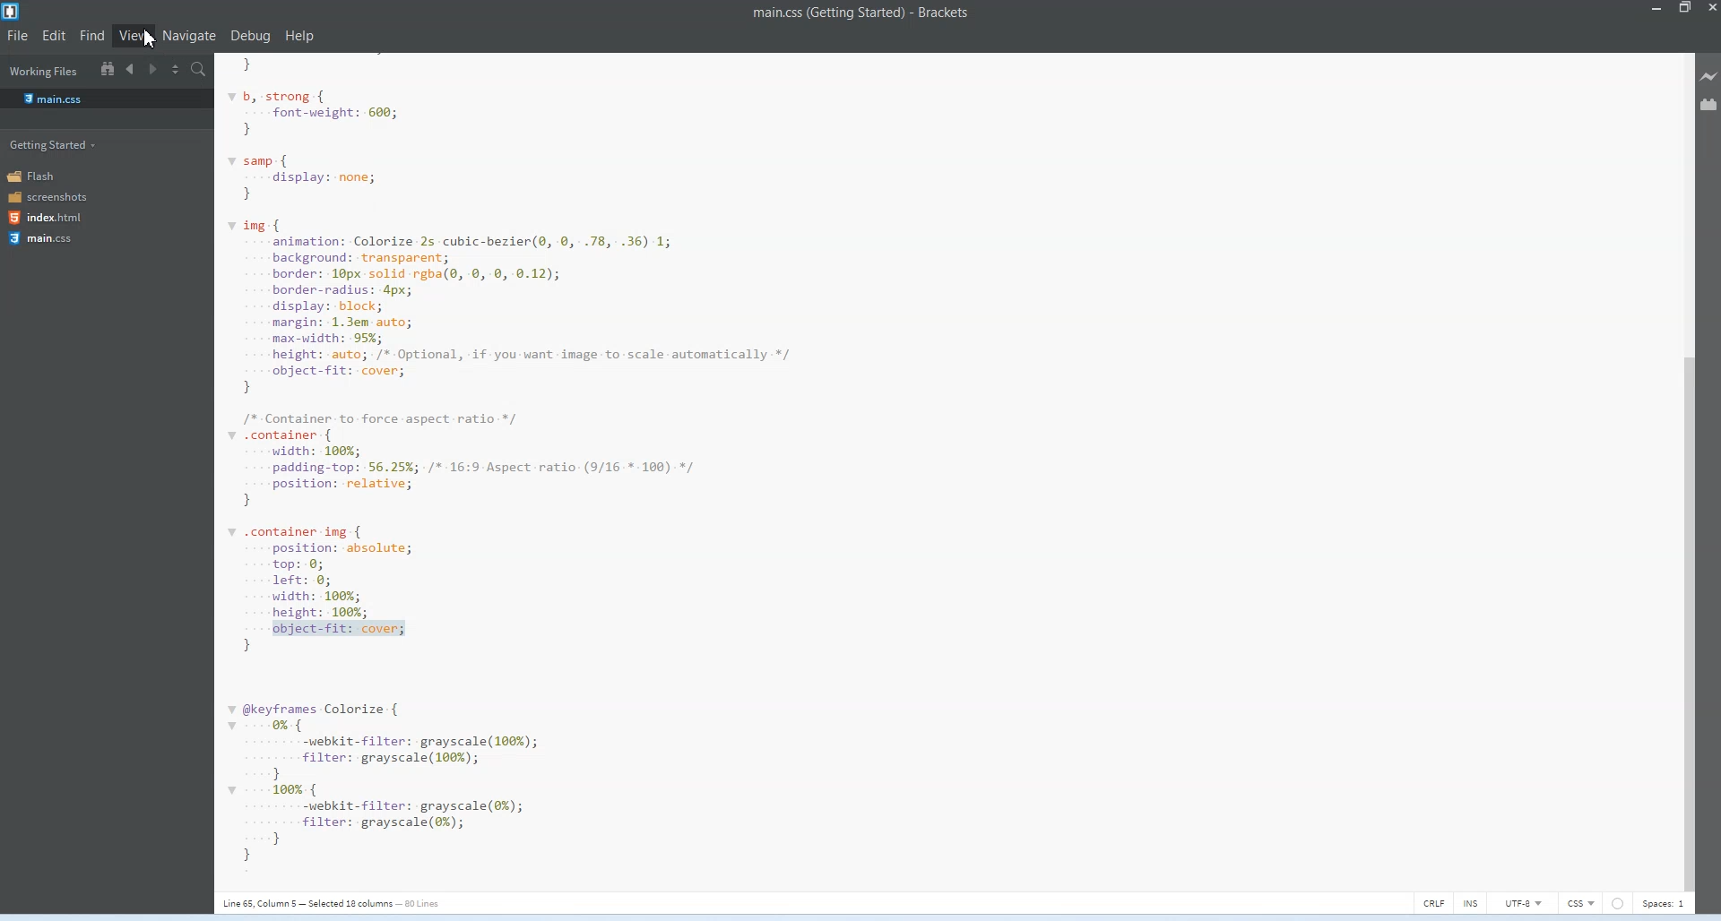 This screenshot has width=1721, height=921. I want to click on Cursor, so click(152, 39).